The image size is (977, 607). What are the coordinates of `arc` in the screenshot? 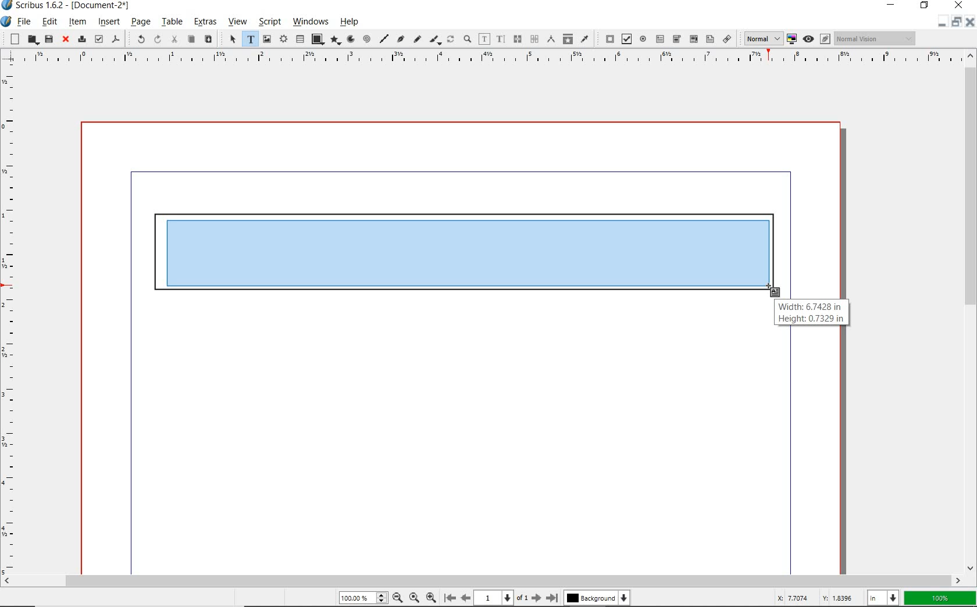 It's located at (350, 39).